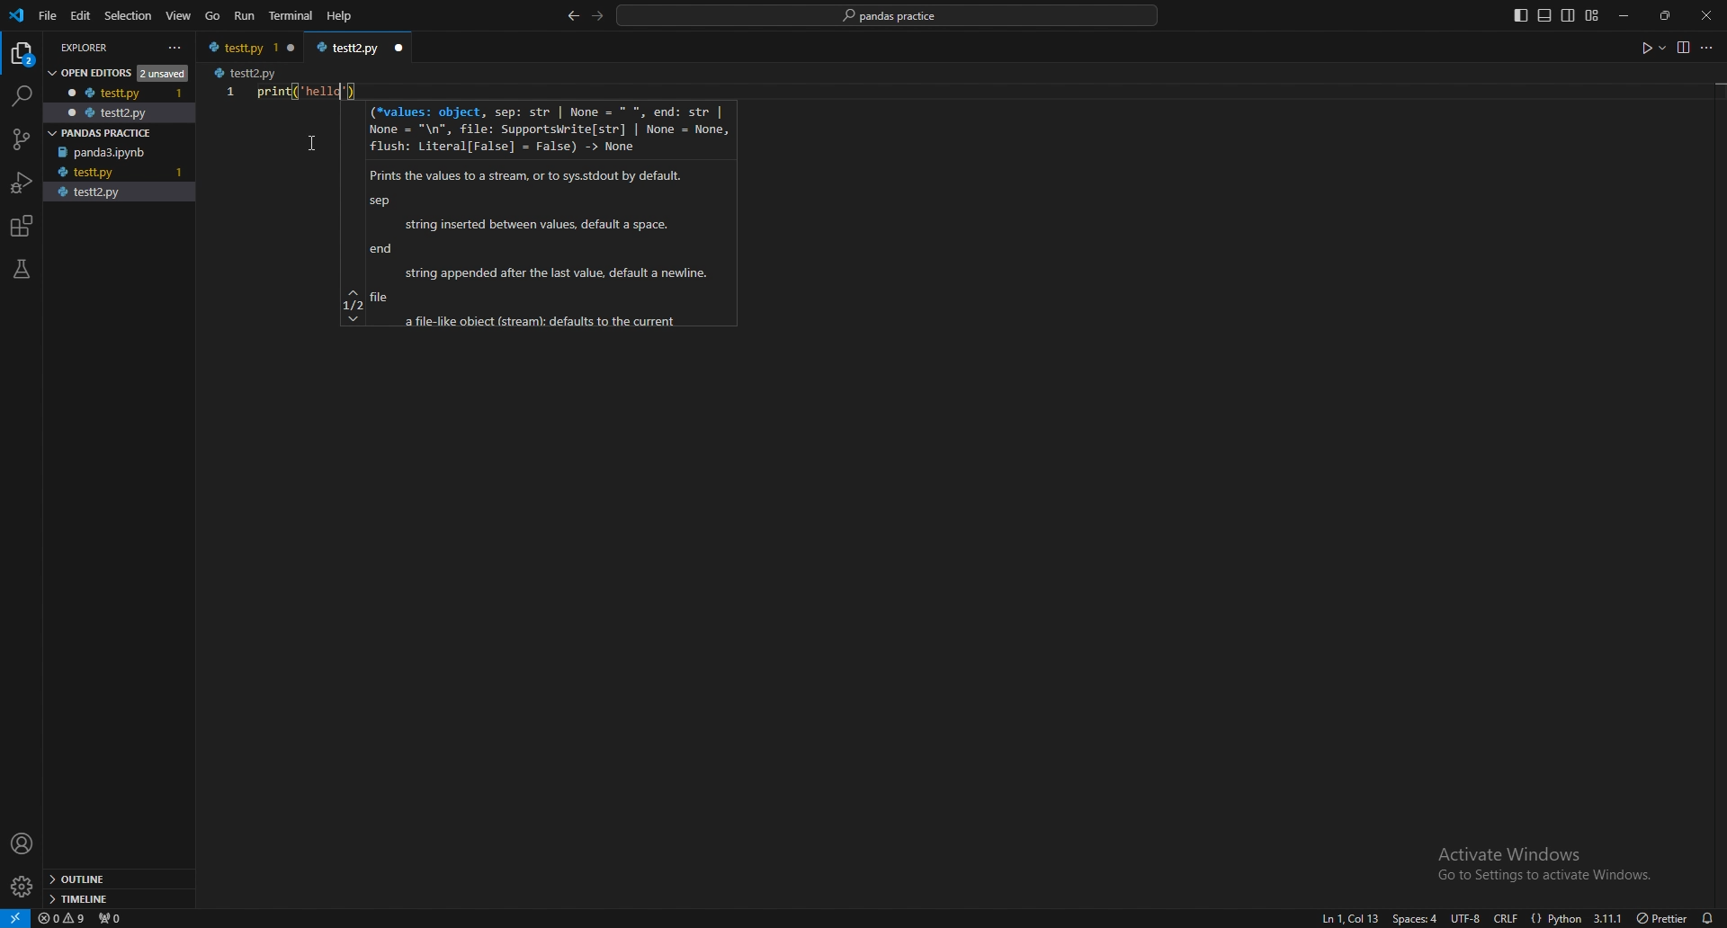 This screenshot has height=928, width=1727. I want to click on alarms, so click(1708, 917).